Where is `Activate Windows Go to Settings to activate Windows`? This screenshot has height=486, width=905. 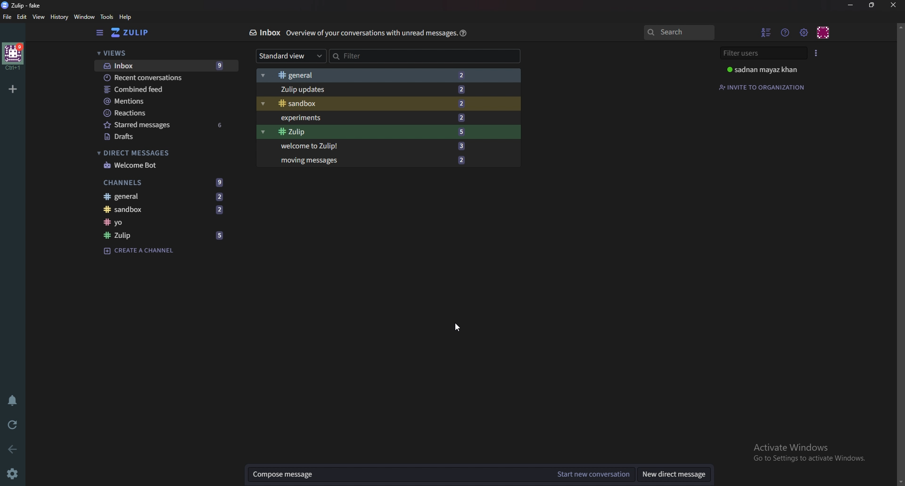
Activate Windows Go to Settings to activate Windows is located at coordinates (808, 452).